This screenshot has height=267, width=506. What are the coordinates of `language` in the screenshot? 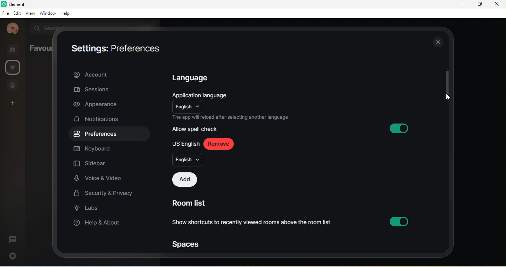 It's located at (194, 78).